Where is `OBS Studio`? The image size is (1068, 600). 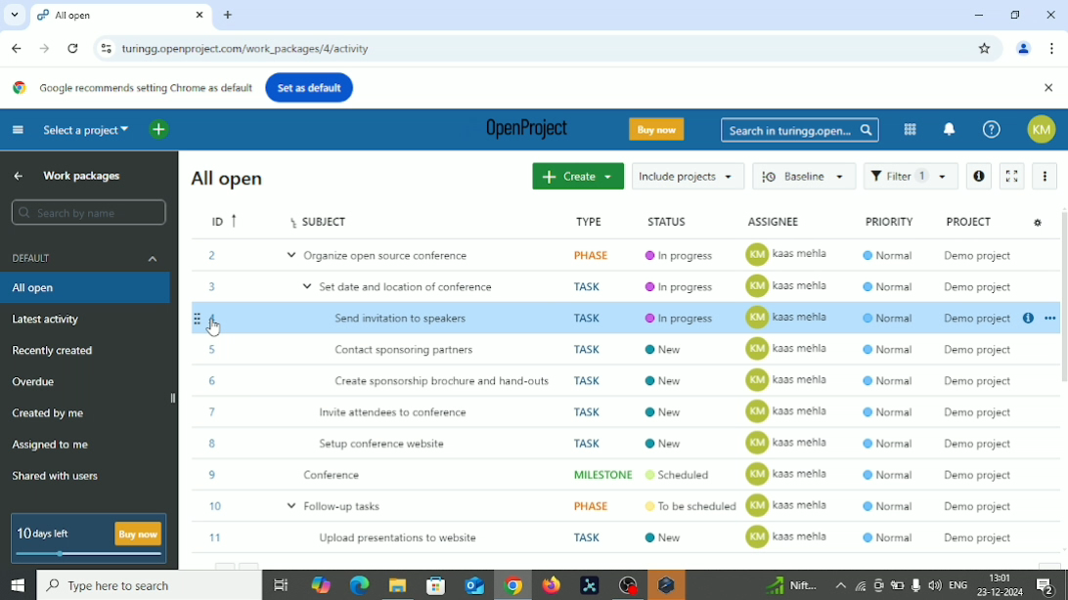 OBS Studio is located at coordinates (626, 585).